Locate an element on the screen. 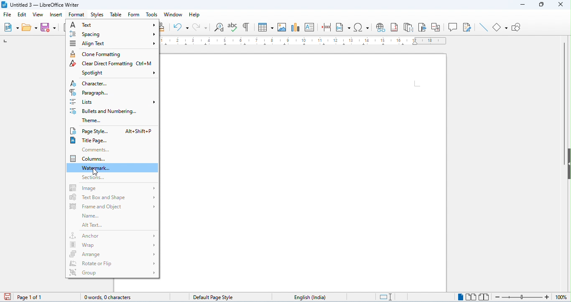 This screenshot has height=302, width=571. tools is located at coordinates (153, 15).